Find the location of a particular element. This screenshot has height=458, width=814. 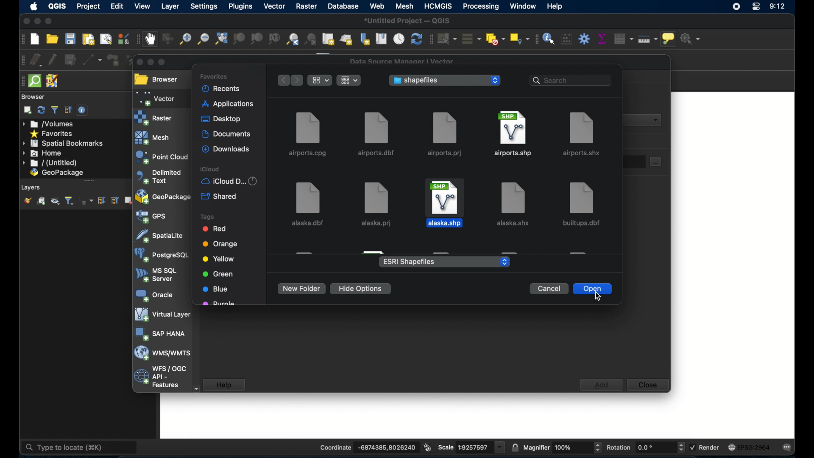

layer is located at coordinates (169, 6).